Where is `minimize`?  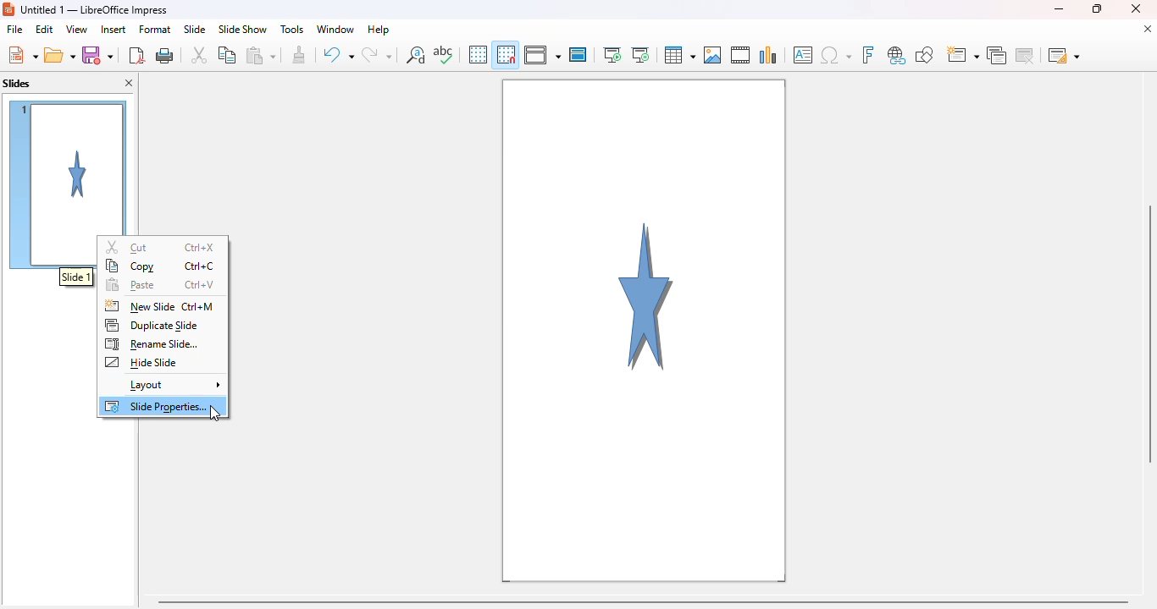 minimize is located at coordinates (1059, 9).